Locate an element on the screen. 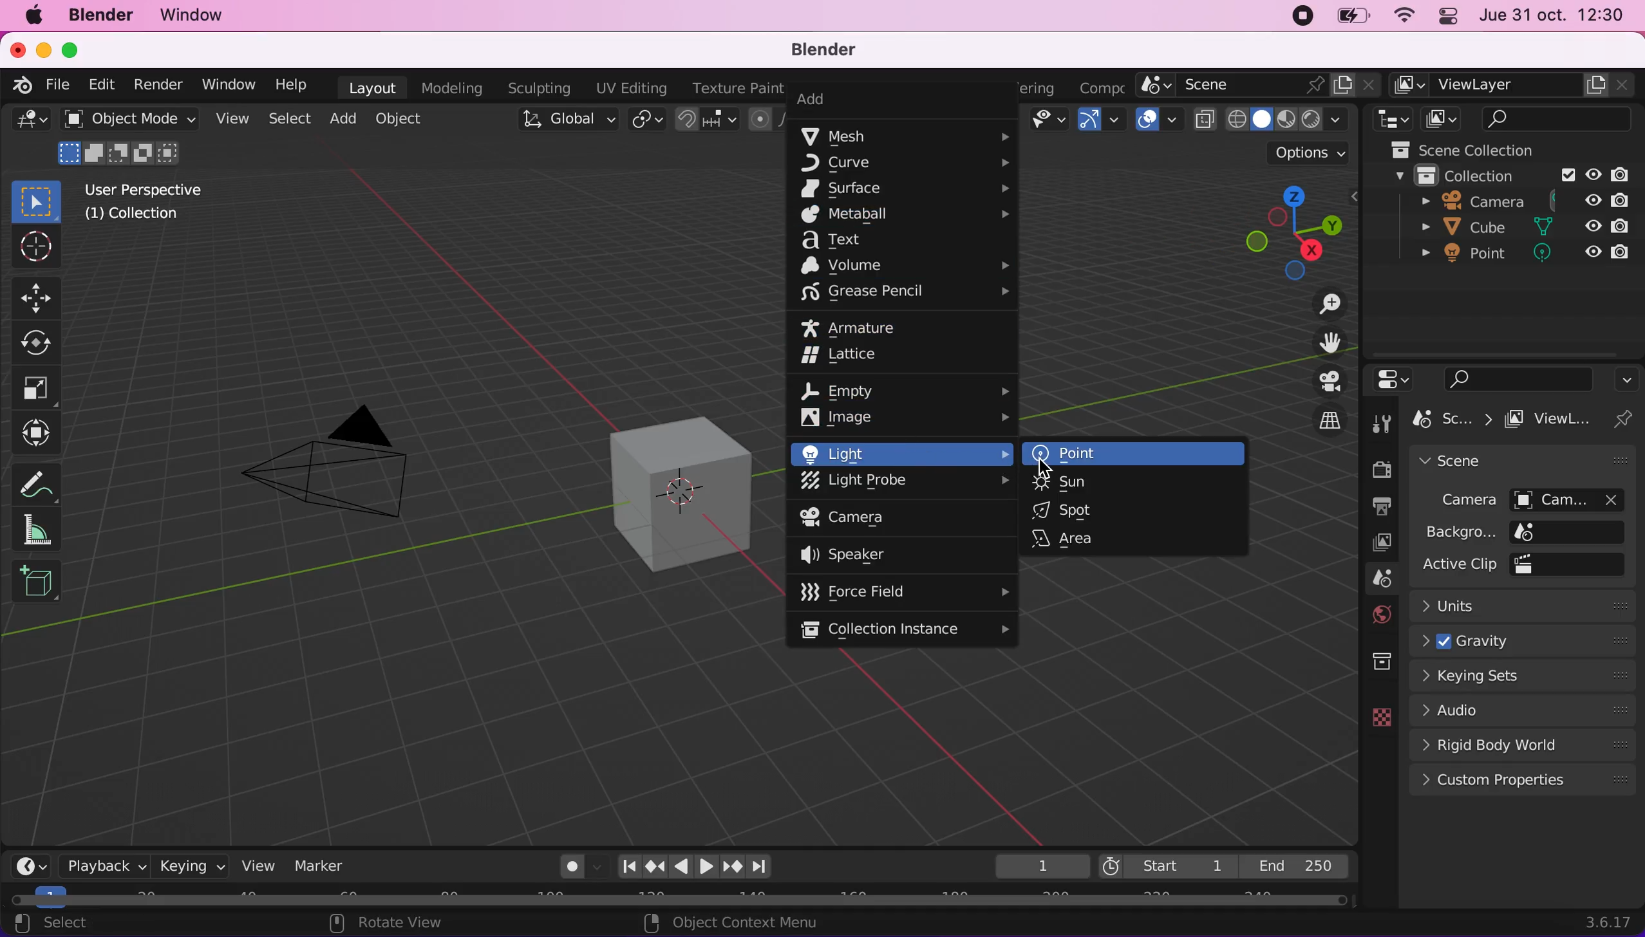 The height and width of the screenshot is (937, 1645). scene collection is located at coordinates (1457, 149).